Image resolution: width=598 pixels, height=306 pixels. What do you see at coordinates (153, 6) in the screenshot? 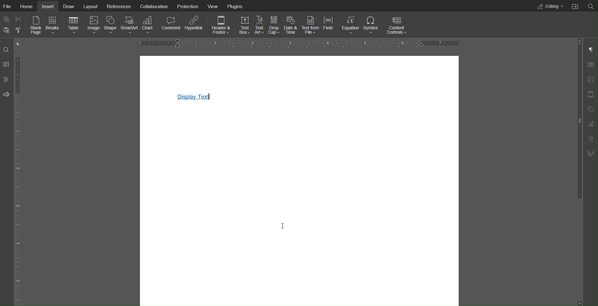
I see `Collaboration` at bounding box center [153, 6].